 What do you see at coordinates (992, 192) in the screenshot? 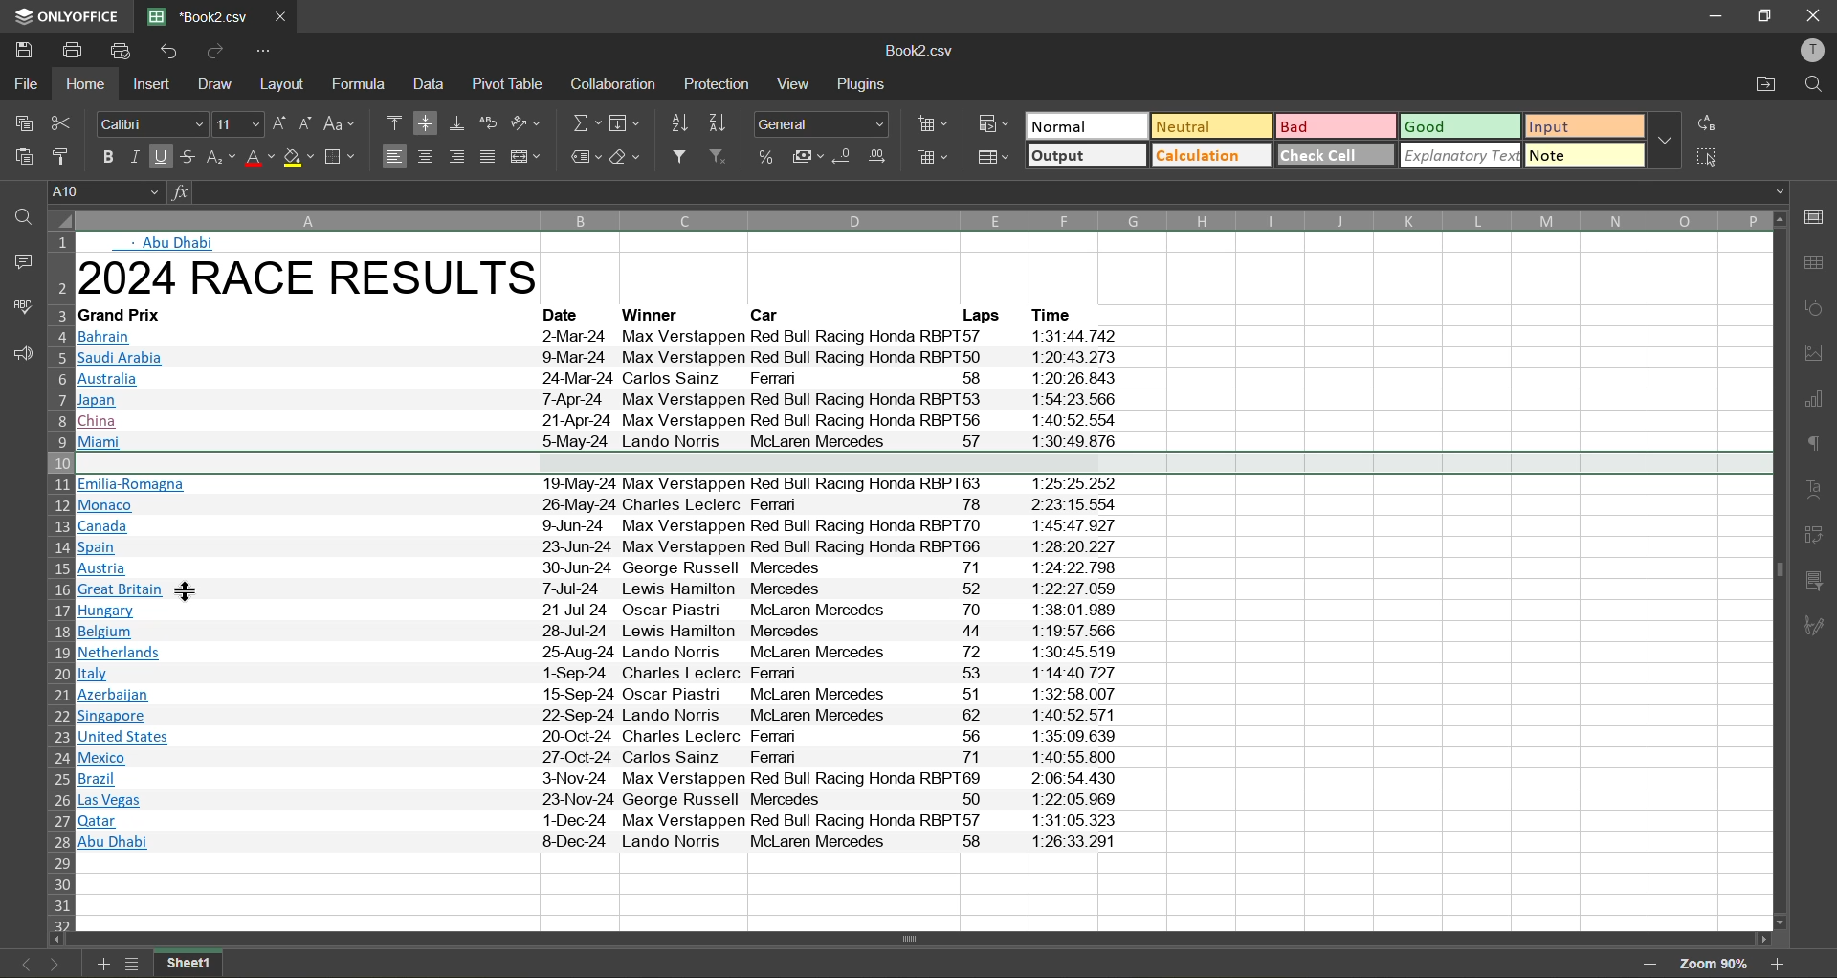
I see `formula bar` at bounding box center [992, 192].